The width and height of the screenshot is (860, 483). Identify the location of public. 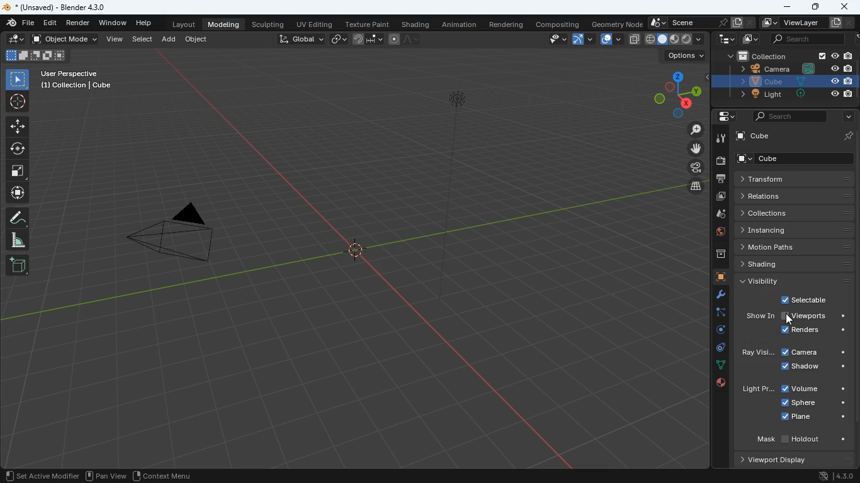
(715, 233).